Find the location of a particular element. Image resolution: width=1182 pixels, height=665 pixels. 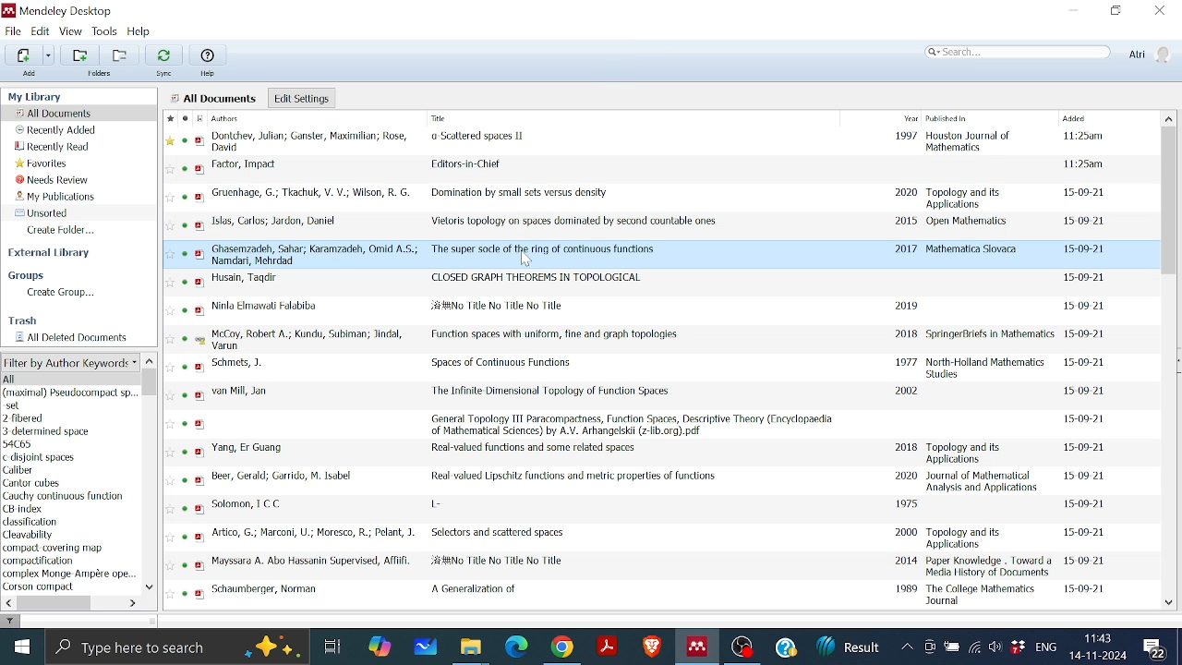

Scattered Spaces II is located at coordinates (652, 140).